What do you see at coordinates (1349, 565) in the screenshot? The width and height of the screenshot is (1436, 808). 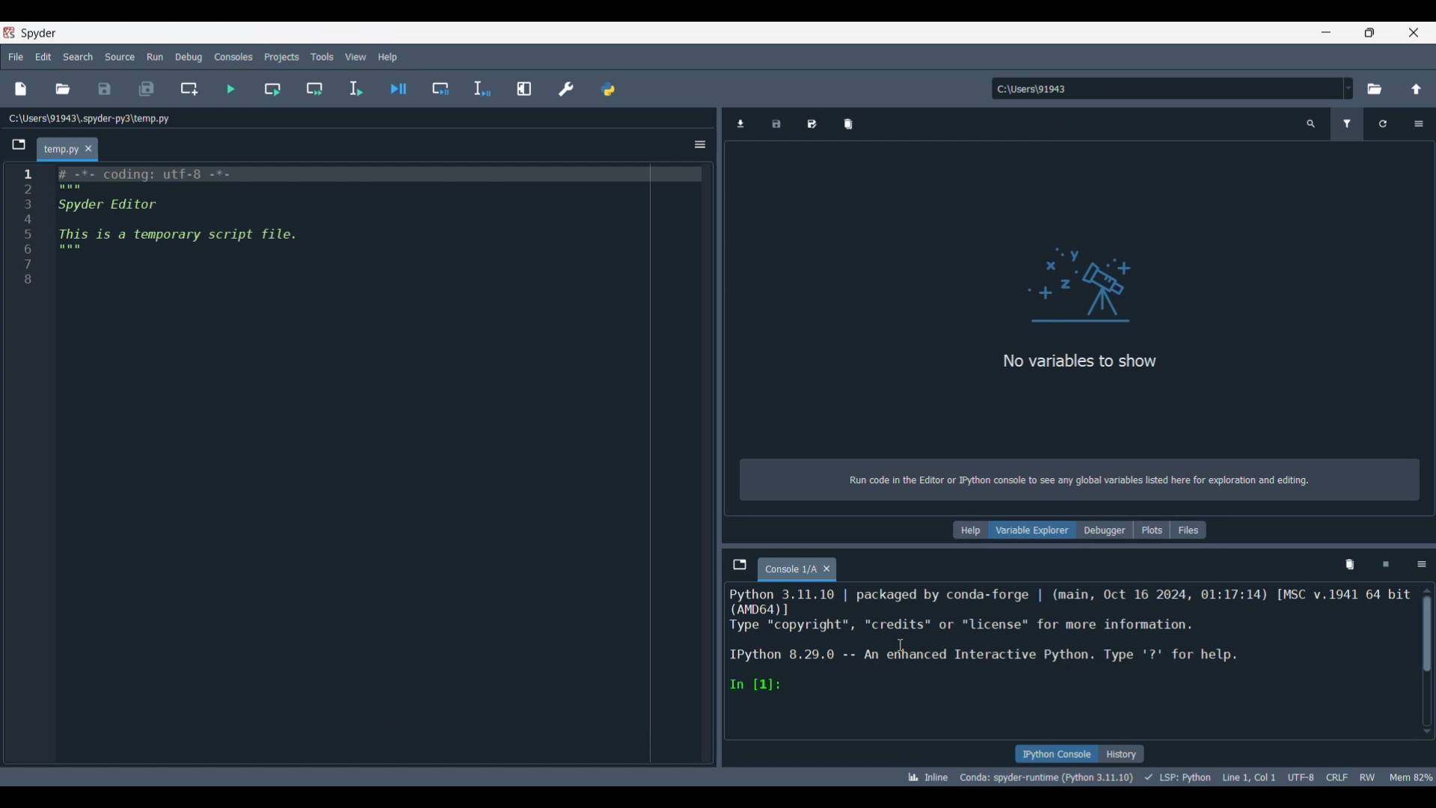 I see `Remove all variables from namespace` at bounding box center [1349, 565].